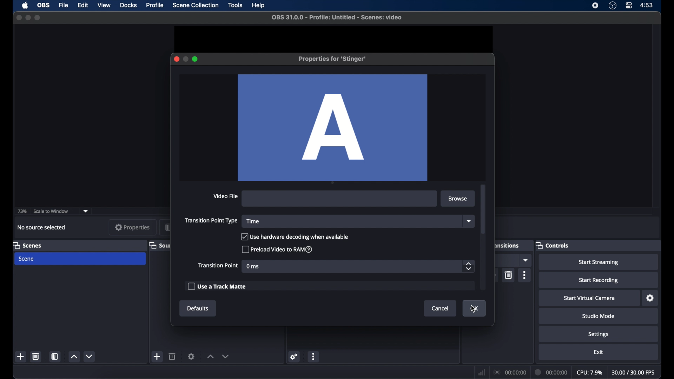 The height and width of the screenshot is (379, 674). Describe the element at coordinates (195, 59) in the screenshot. I see `maximize` at that location.